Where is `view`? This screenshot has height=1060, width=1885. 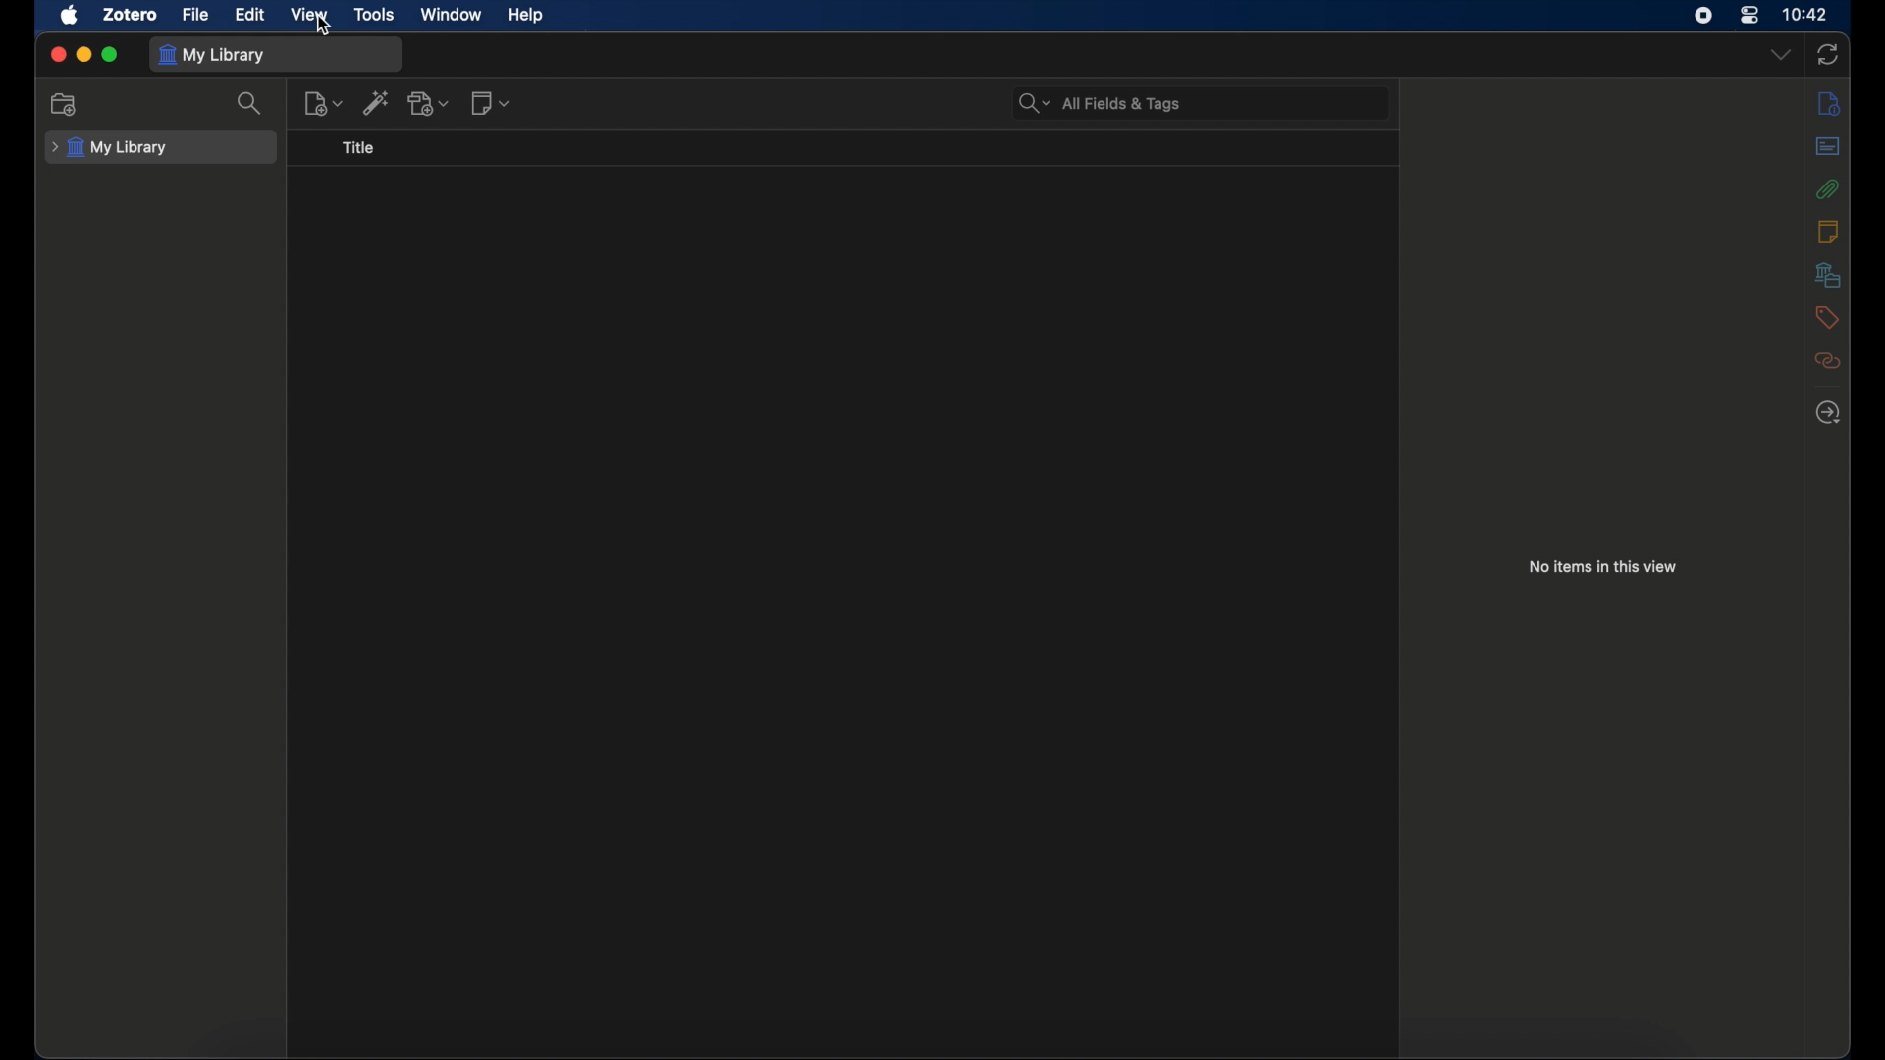
view is located at coordinates (308, 14).